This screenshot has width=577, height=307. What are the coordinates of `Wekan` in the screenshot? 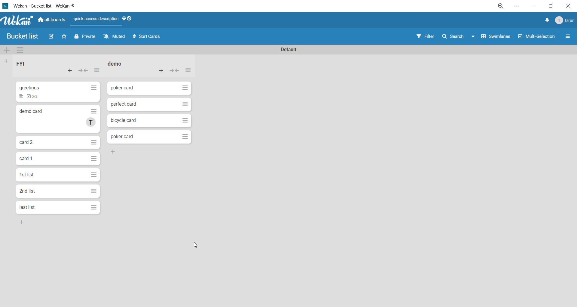 It's located at (16, 20).